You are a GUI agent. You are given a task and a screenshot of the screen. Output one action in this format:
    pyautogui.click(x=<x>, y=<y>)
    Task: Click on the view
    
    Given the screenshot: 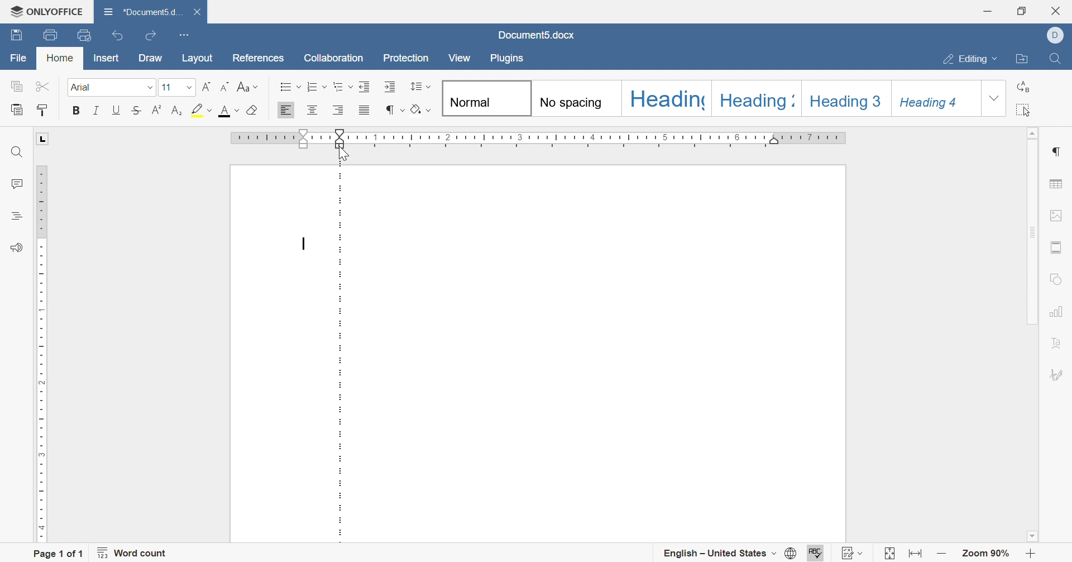 What is the action you would take?
    pyautogui.click(x=461, y=58)
    